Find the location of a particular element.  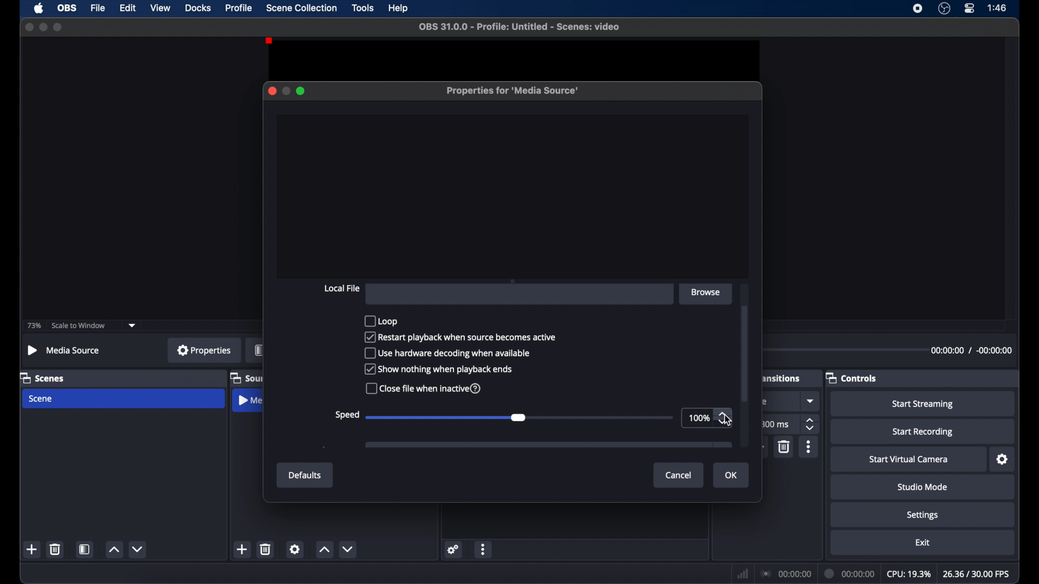

connection is located at coordinates (786, 573).